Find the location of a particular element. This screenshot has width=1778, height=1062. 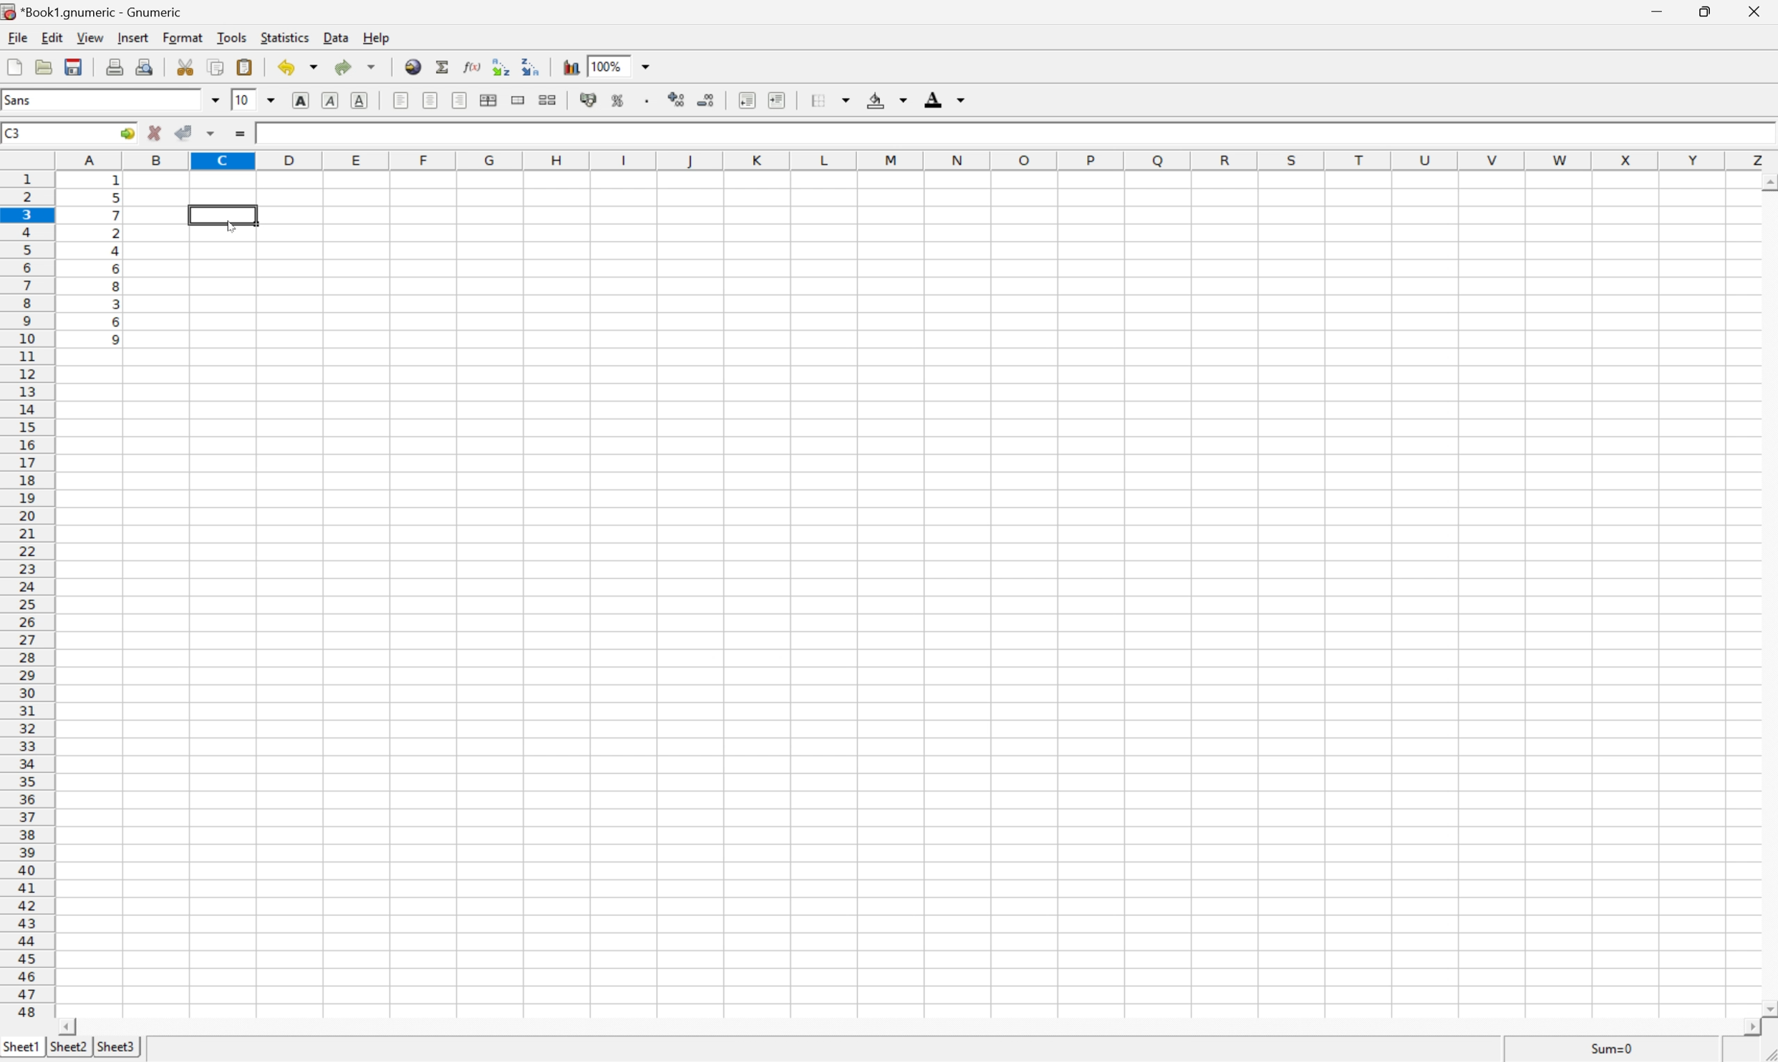

drop down is located at coordinates (215, 101).